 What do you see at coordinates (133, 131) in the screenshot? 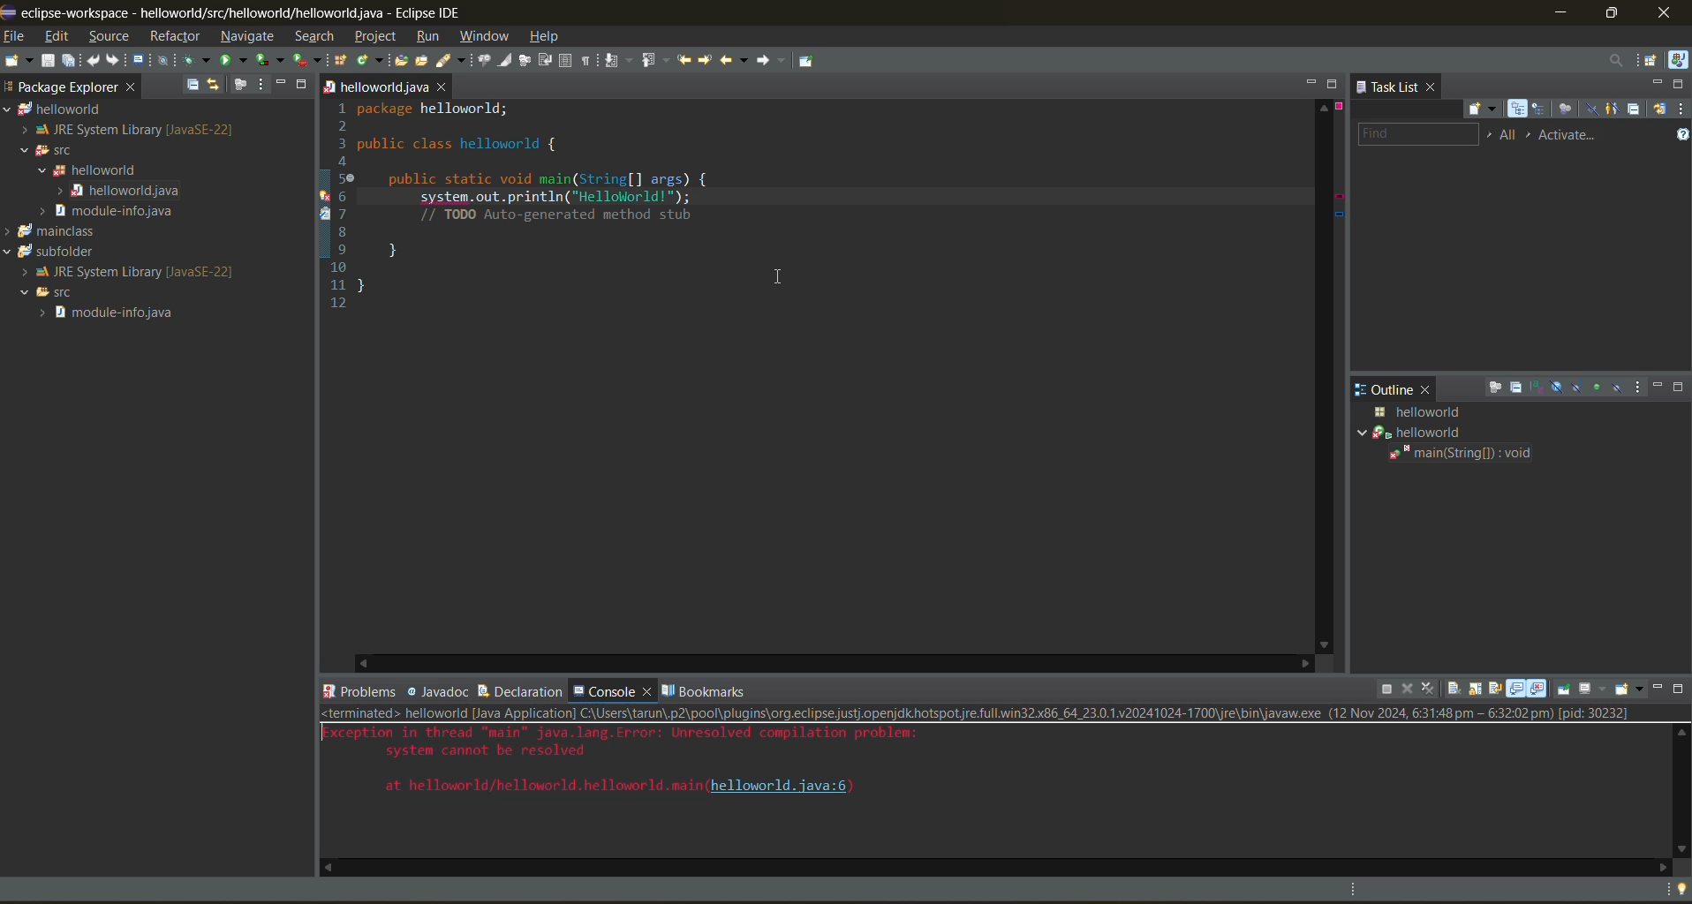
I see `JRE System Library [Java SE-22]` at bounding box center [133, 131].